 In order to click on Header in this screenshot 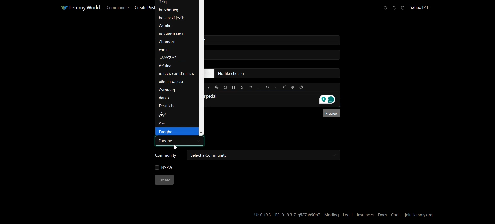, I will do `click(234, 87)`.